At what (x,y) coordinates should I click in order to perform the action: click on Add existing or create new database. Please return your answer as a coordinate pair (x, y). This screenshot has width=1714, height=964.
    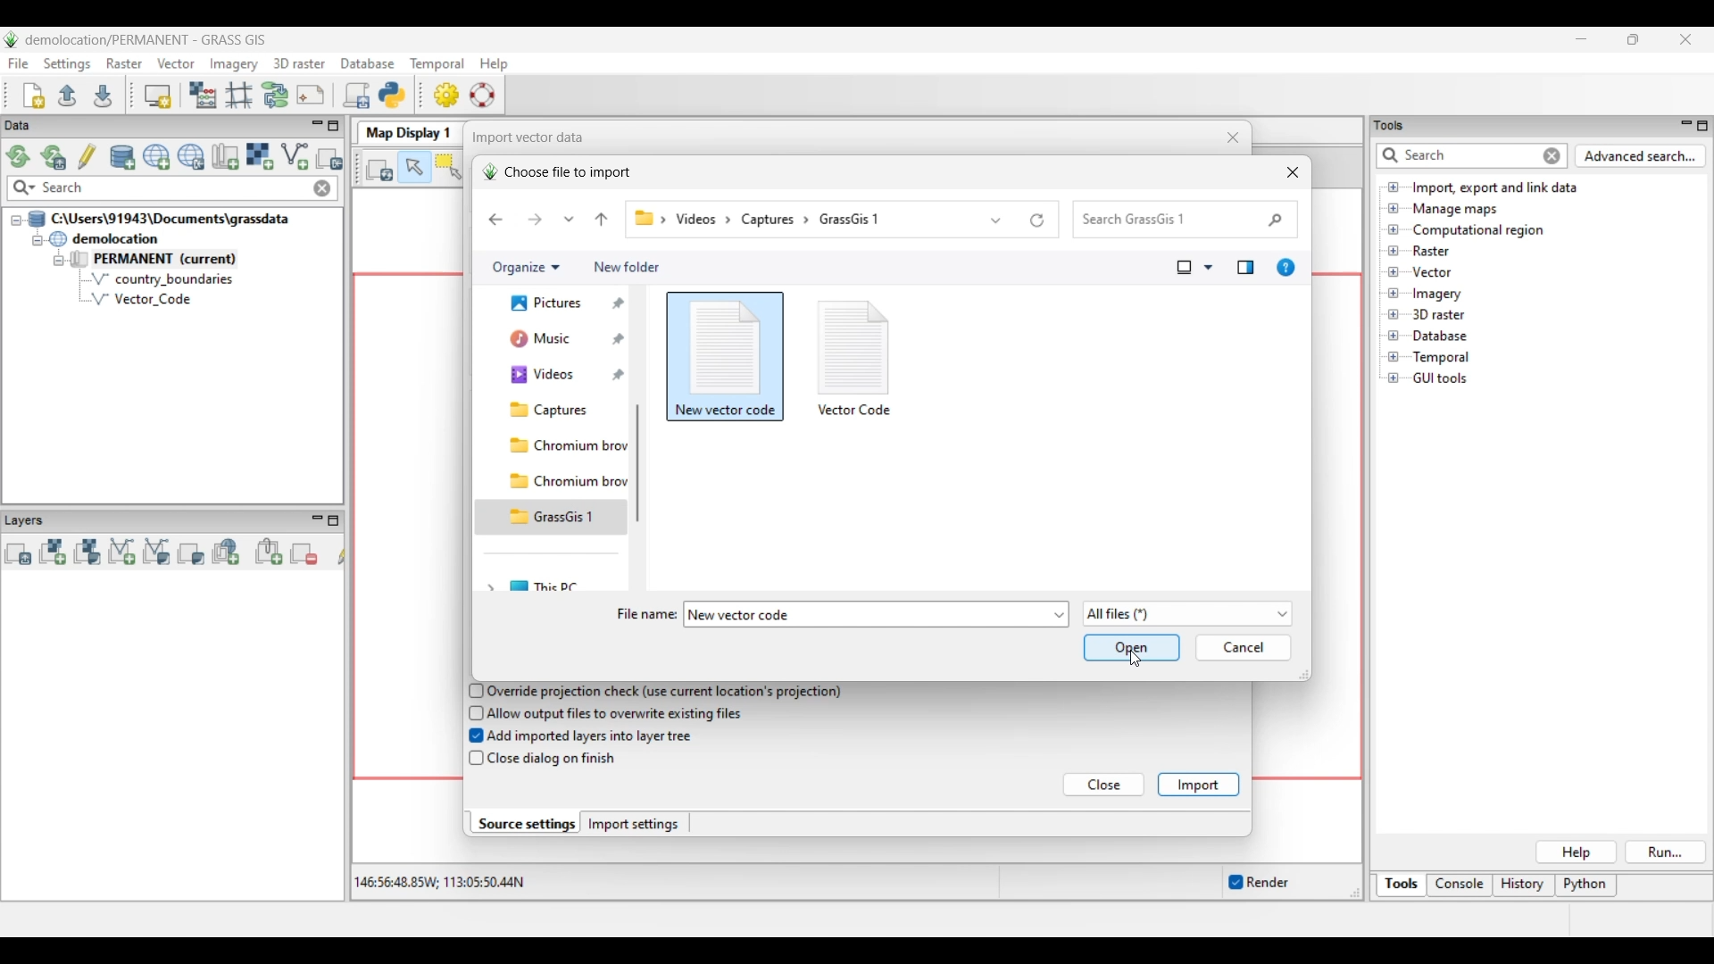
    Looking at the image, I should click on (123, 158).